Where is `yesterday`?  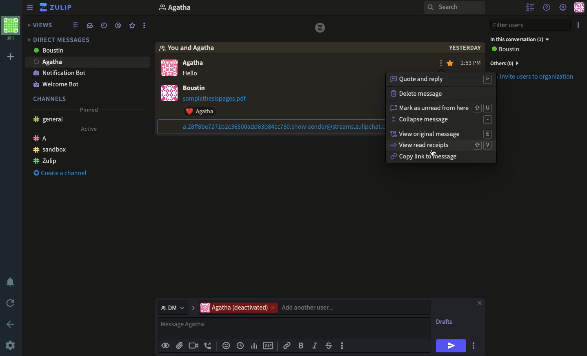 yesterday is located at coordinates (465, 48).